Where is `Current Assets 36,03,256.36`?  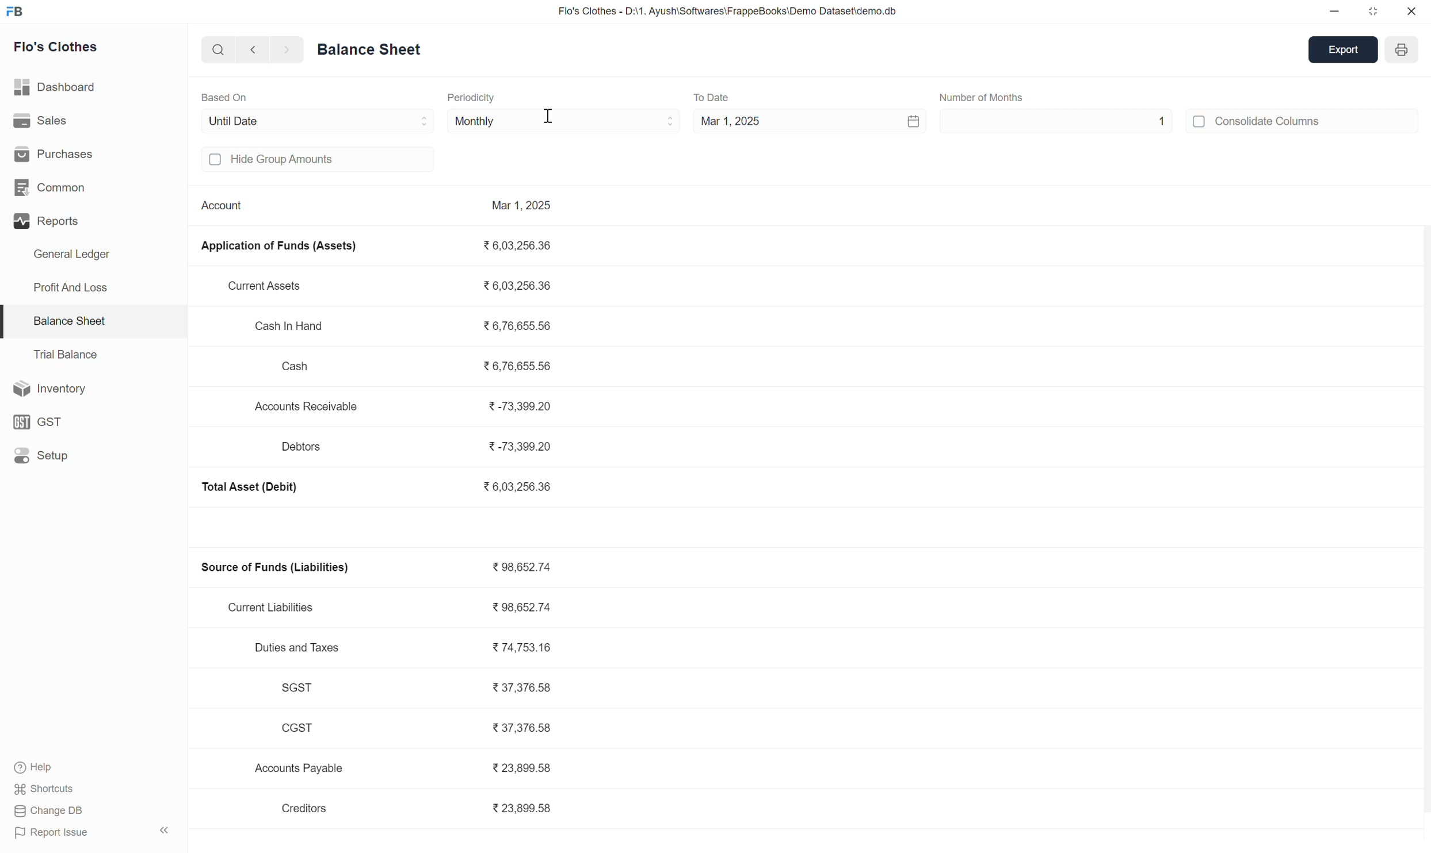 Current Assets 36,03,256.36 is located at coordinates (395, 286).